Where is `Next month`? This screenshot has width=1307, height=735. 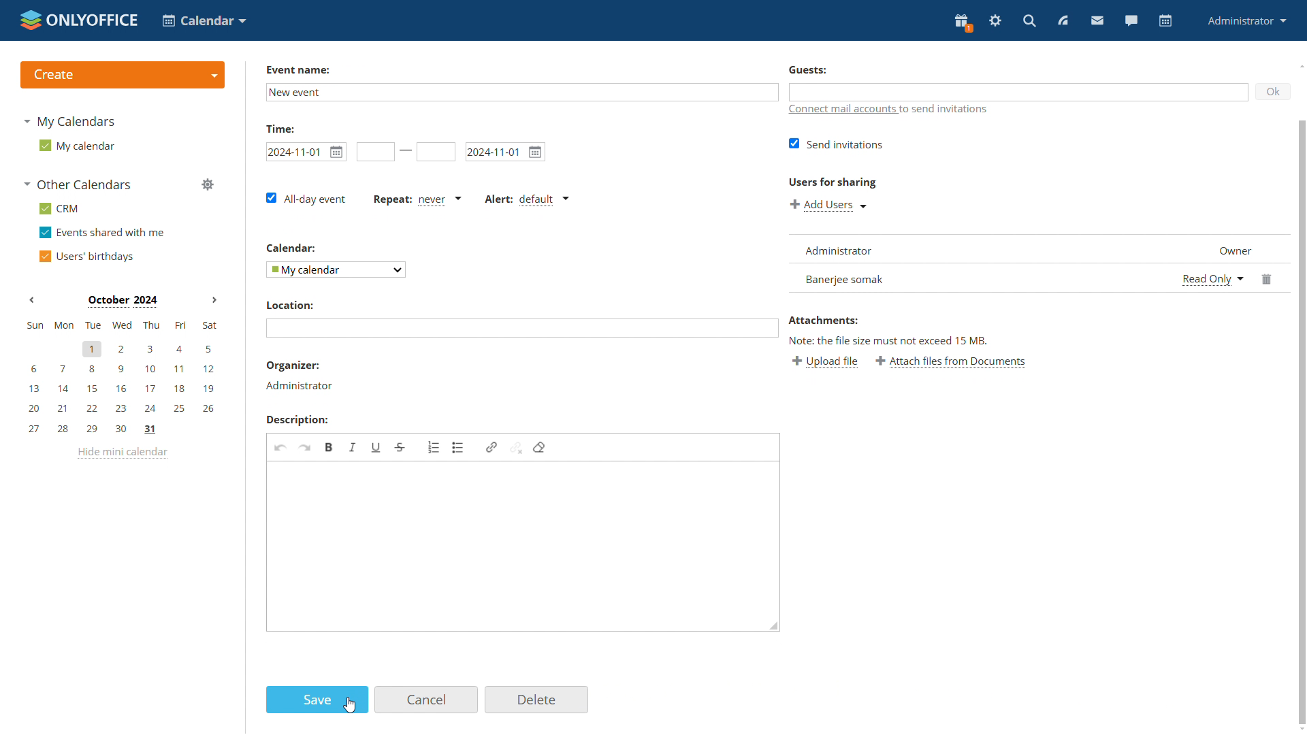
Next month is located at coordinates (212, 301).